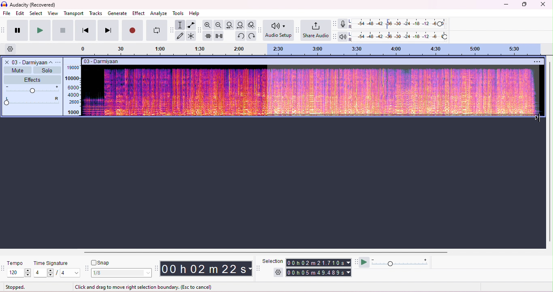 The image size is (553, 292). What do you see at coordinates (536, 116) in the screenshot?
I see `cursor movement` at bounding box center [536, 116].